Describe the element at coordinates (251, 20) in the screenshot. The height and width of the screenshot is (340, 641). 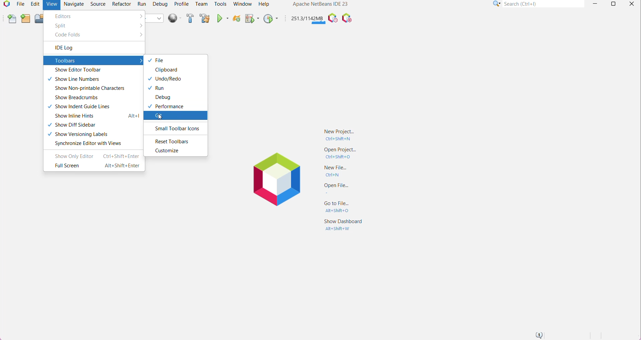
I see `Debug Main Project` at that location.